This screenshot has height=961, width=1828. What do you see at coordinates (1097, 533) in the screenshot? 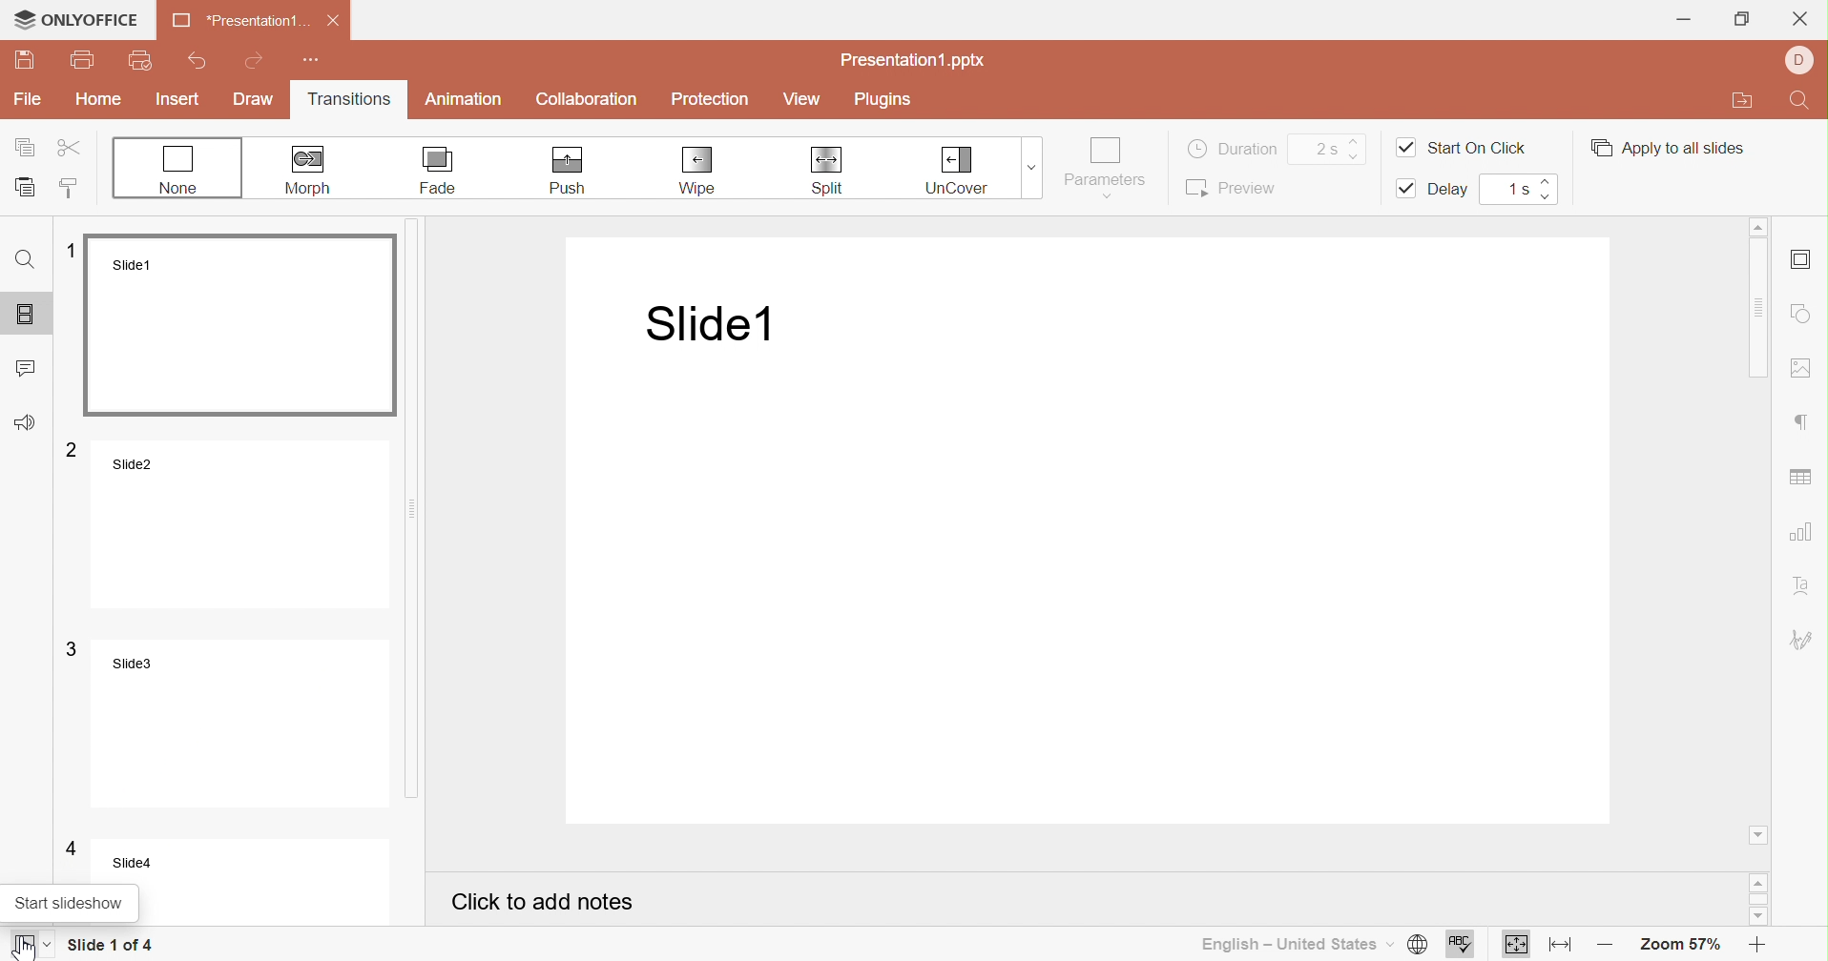
I see `Presentation slide` at bounding box center [1097, 533].